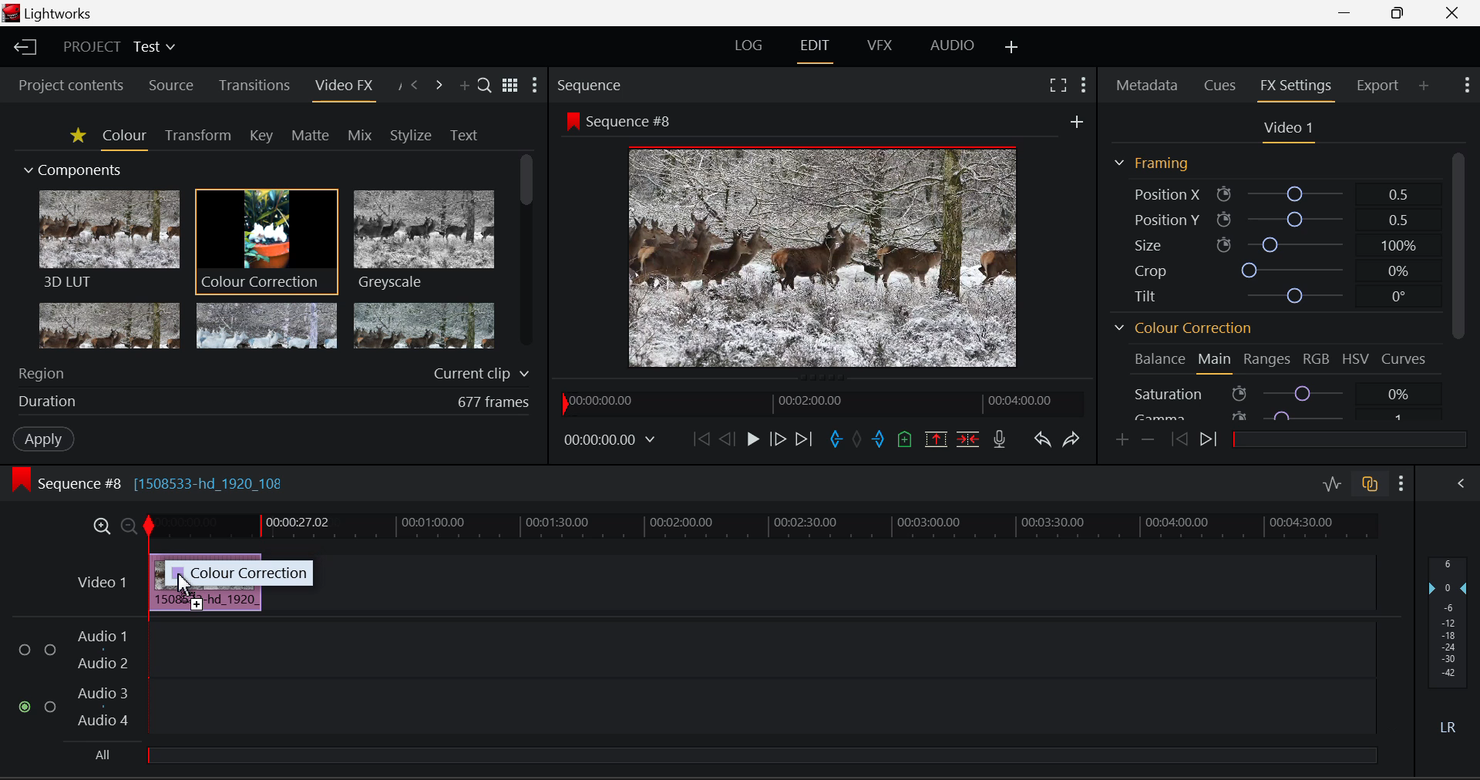 The image size is (1480, 780). What do you see at coordinates (1184, 327) in the screenshot?
I see `Colour Correction` at bounding box center [1184, 327].